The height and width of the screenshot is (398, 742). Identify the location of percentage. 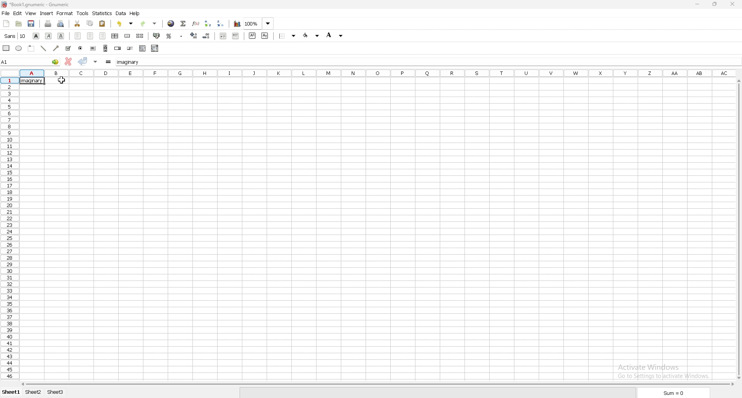
(169, 36).